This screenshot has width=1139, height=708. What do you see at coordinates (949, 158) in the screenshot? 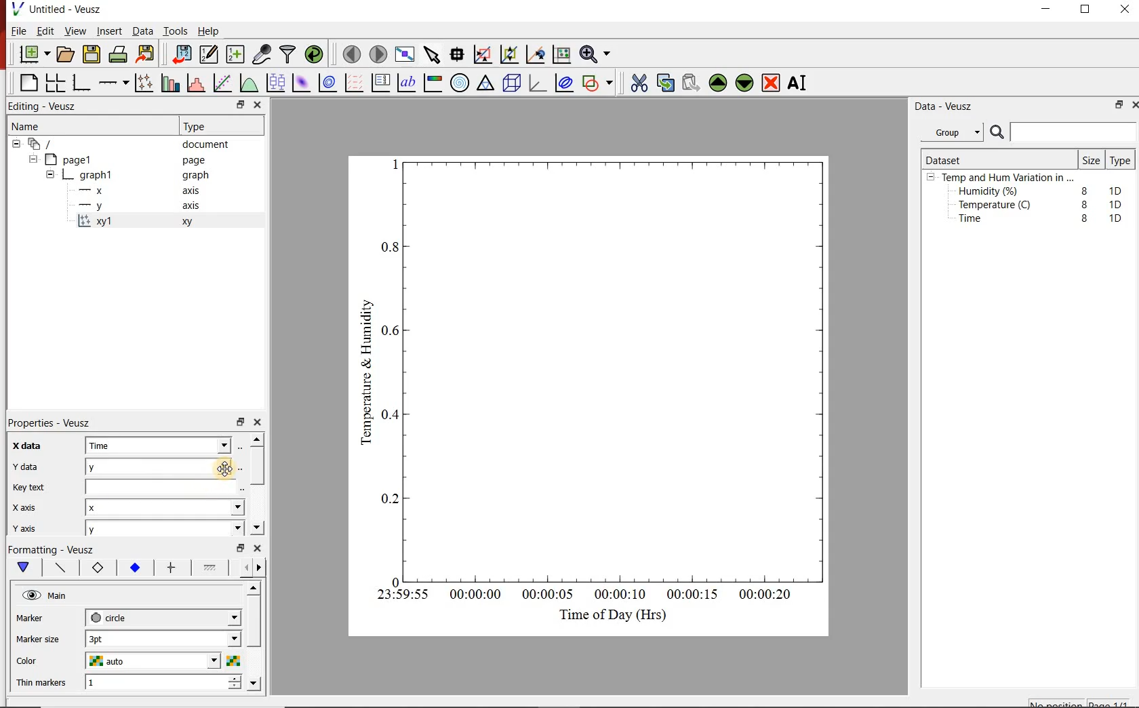
I see `Dataset` at bounding box center [949, 158].